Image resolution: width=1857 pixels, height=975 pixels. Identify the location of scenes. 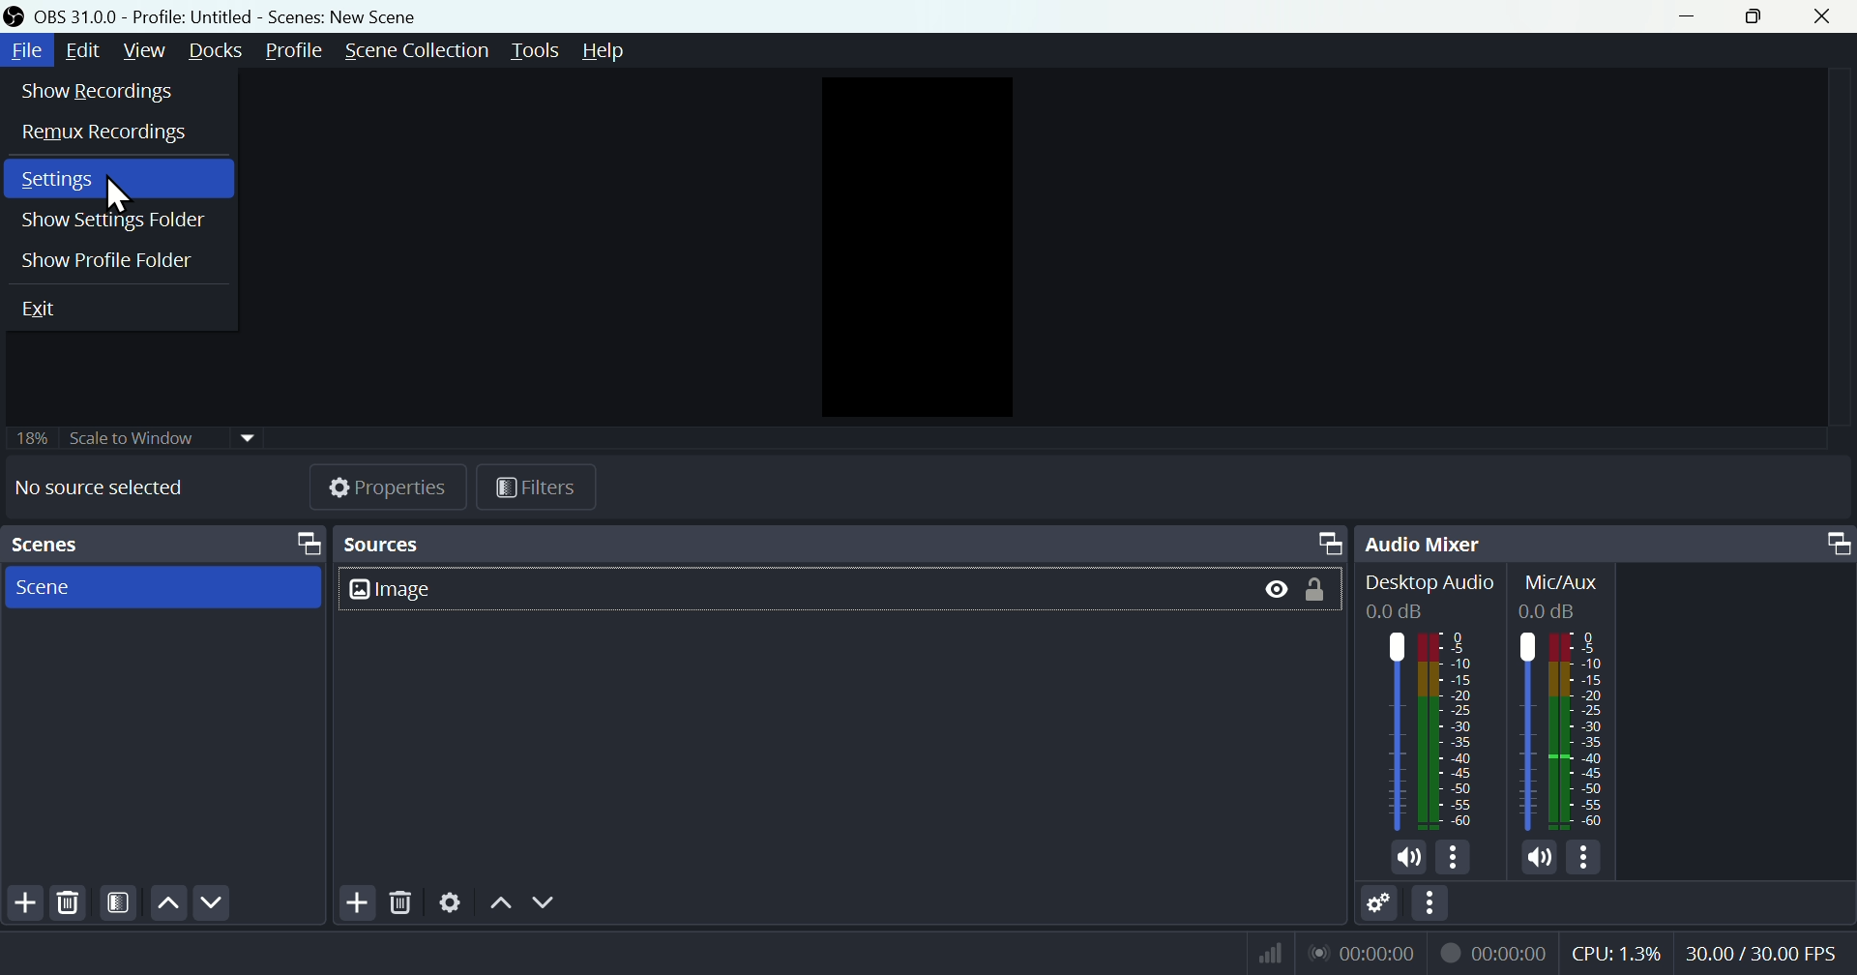
(163, 586).